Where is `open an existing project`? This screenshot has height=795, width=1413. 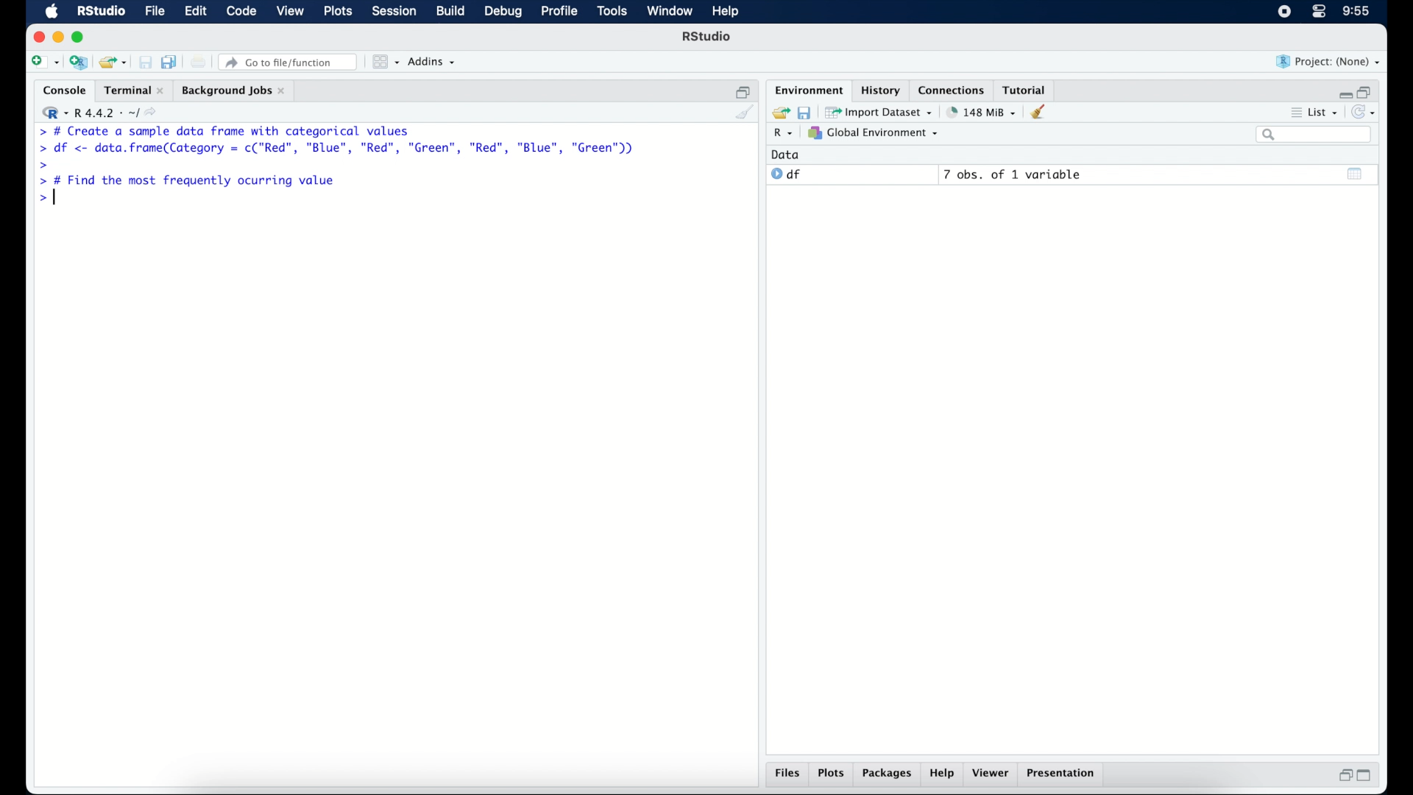
open an existing project is located at coordinates (113, 63).